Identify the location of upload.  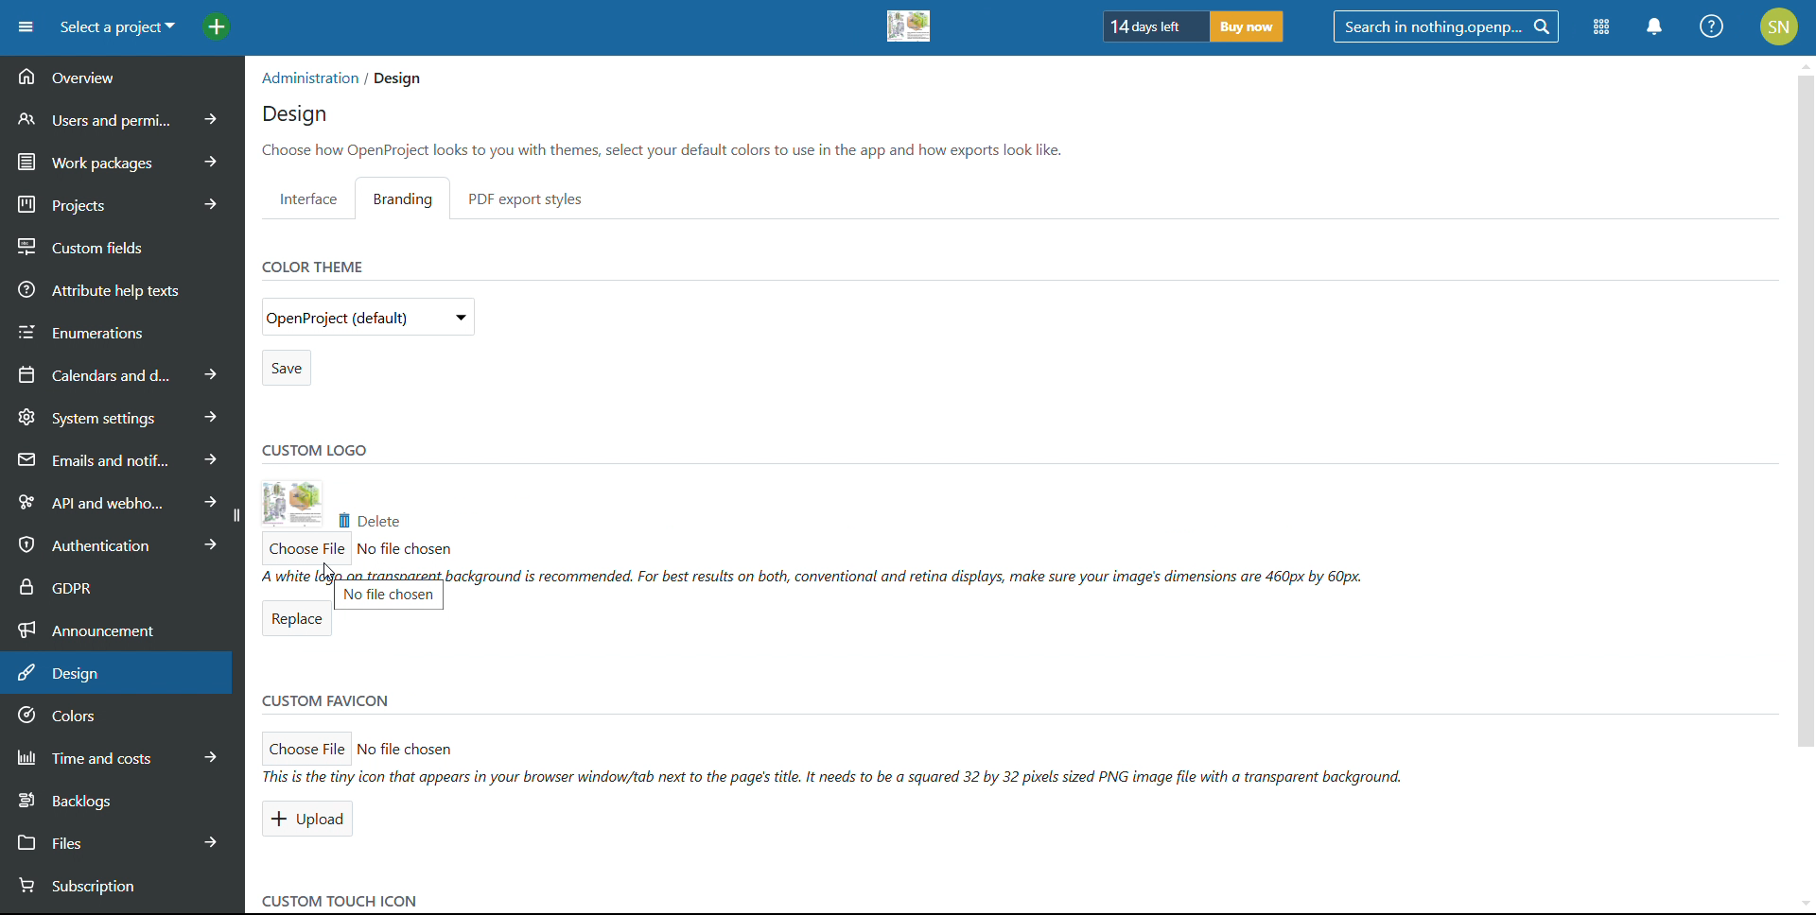
(310, 820).